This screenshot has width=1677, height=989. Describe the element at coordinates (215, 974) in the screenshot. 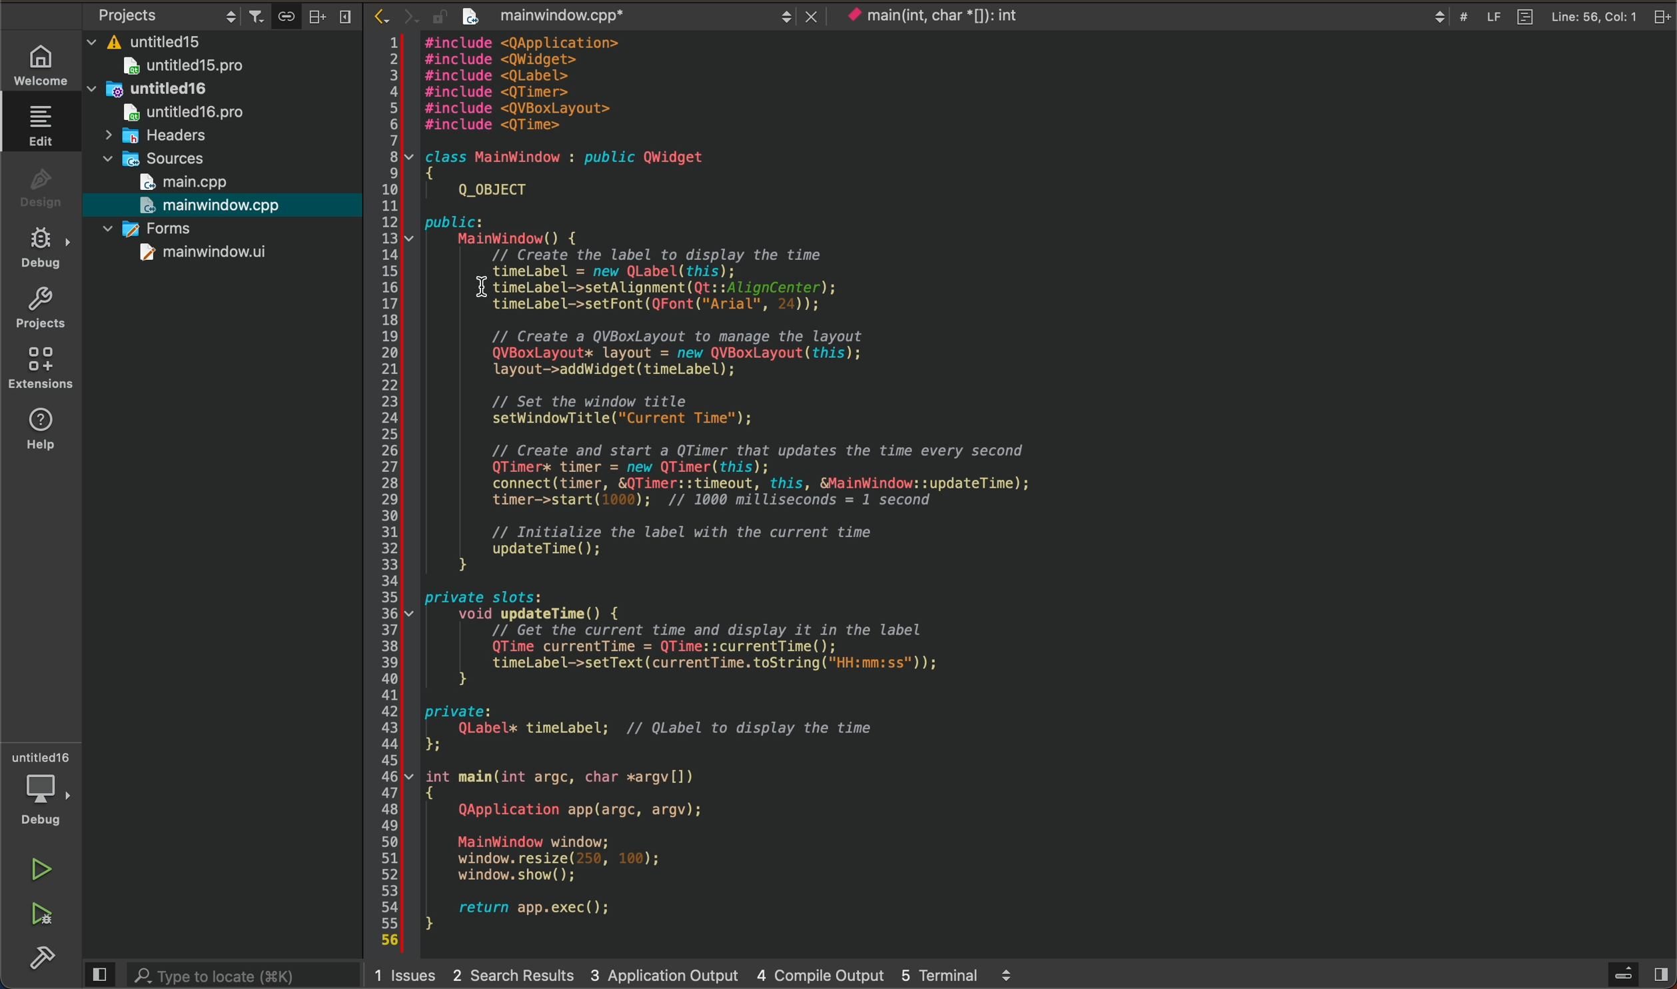

I see `Type to locate` at that location.